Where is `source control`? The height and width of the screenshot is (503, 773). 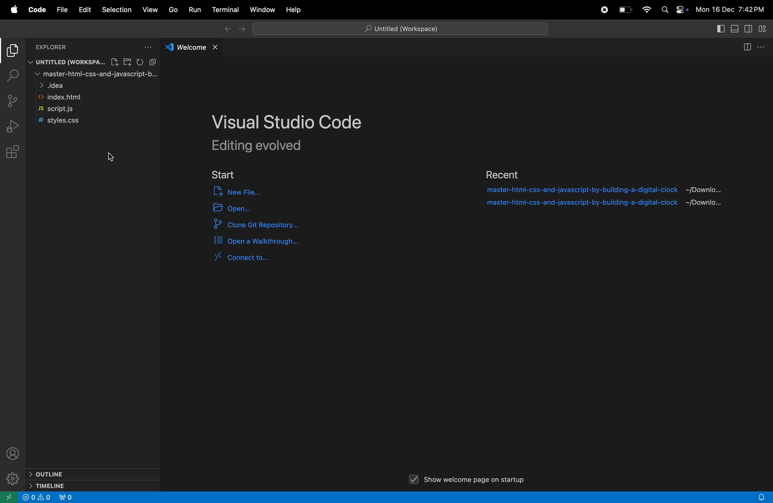 source control is located at coordinates (13, 101).